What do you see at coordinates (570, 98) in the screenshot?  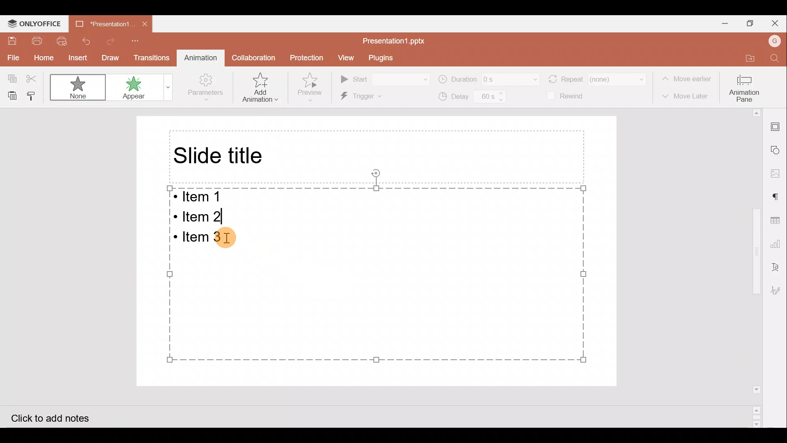 I see `Rewind` at bounding box center [570, 98].